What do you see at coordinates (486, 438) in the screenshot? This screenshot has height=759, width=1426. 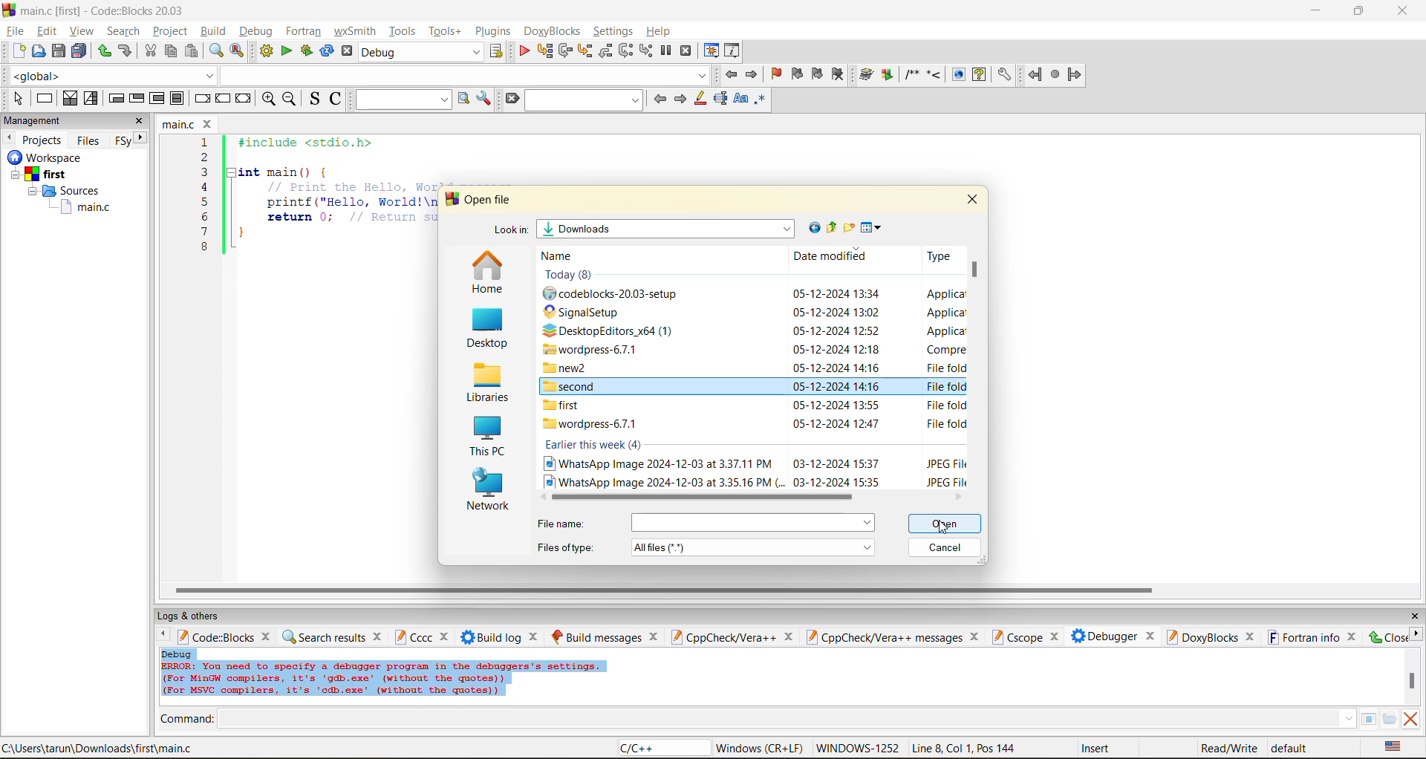 I see `this pc` at bounding box center [486, 438].